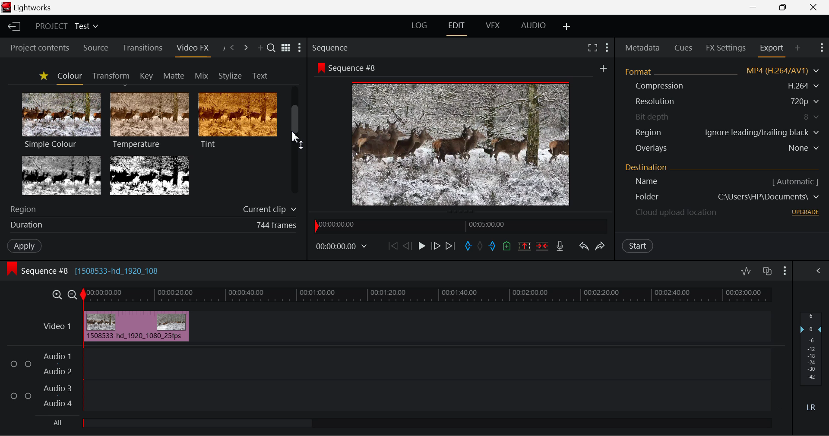 The image size is (829, 436). Describe the element at coordinates (592, 49) in the screenshot. I see `Full Screen` at that location.